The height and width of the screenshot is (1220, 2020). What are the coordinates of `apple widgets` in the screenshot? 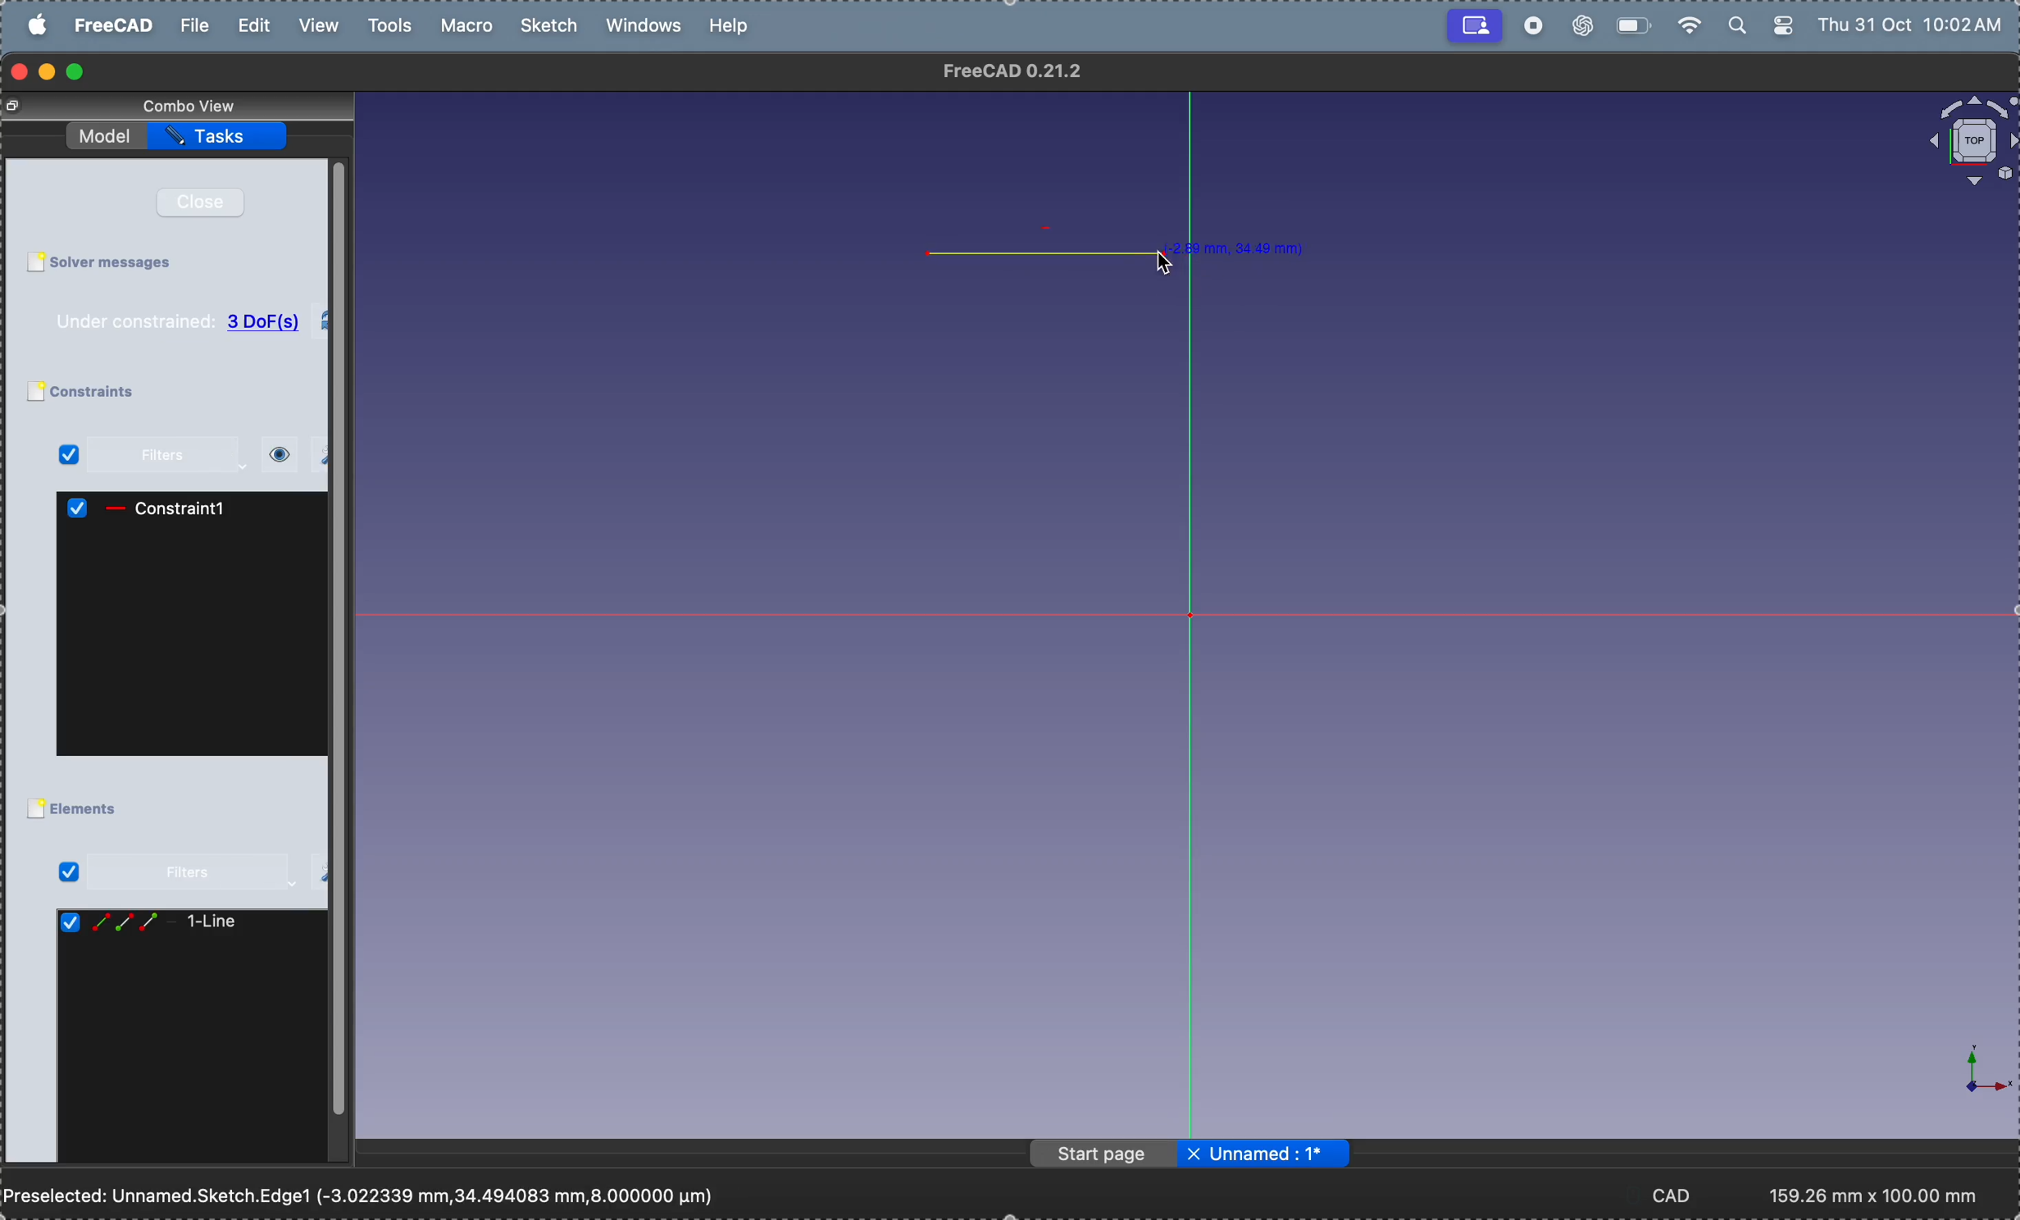 It's located at (1763, 25).